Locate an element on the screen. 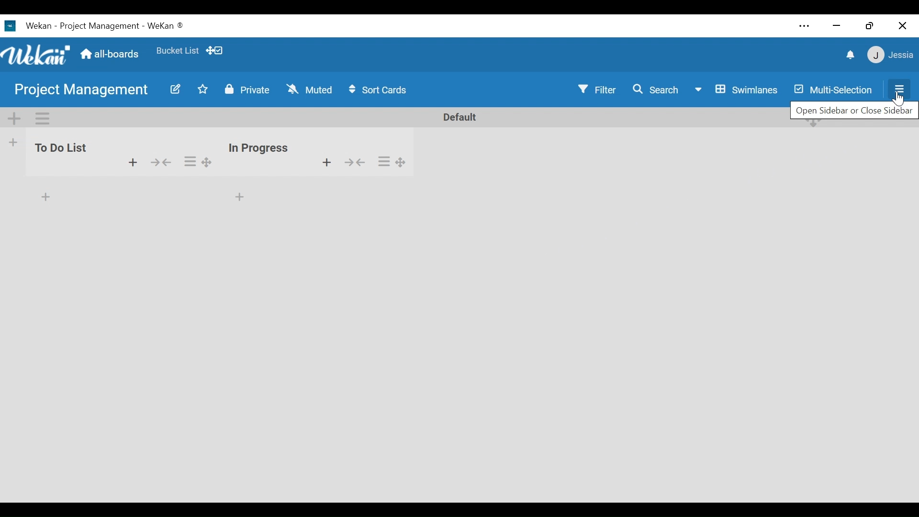  Sort Card is located at coordinates (382, 90).